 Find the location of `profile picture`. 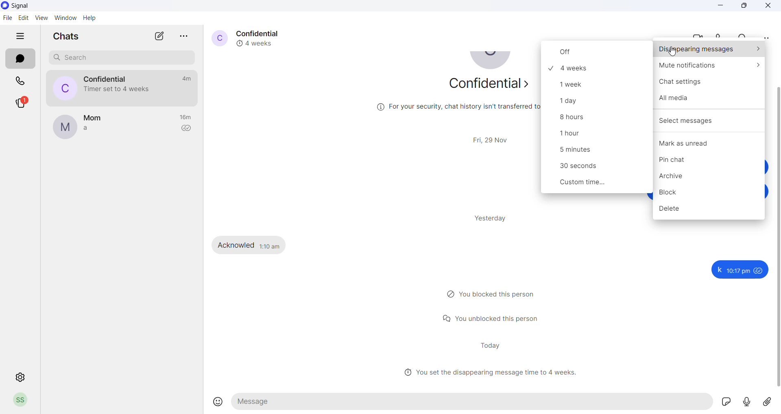

profile picture is located at coordinates (61, 88).